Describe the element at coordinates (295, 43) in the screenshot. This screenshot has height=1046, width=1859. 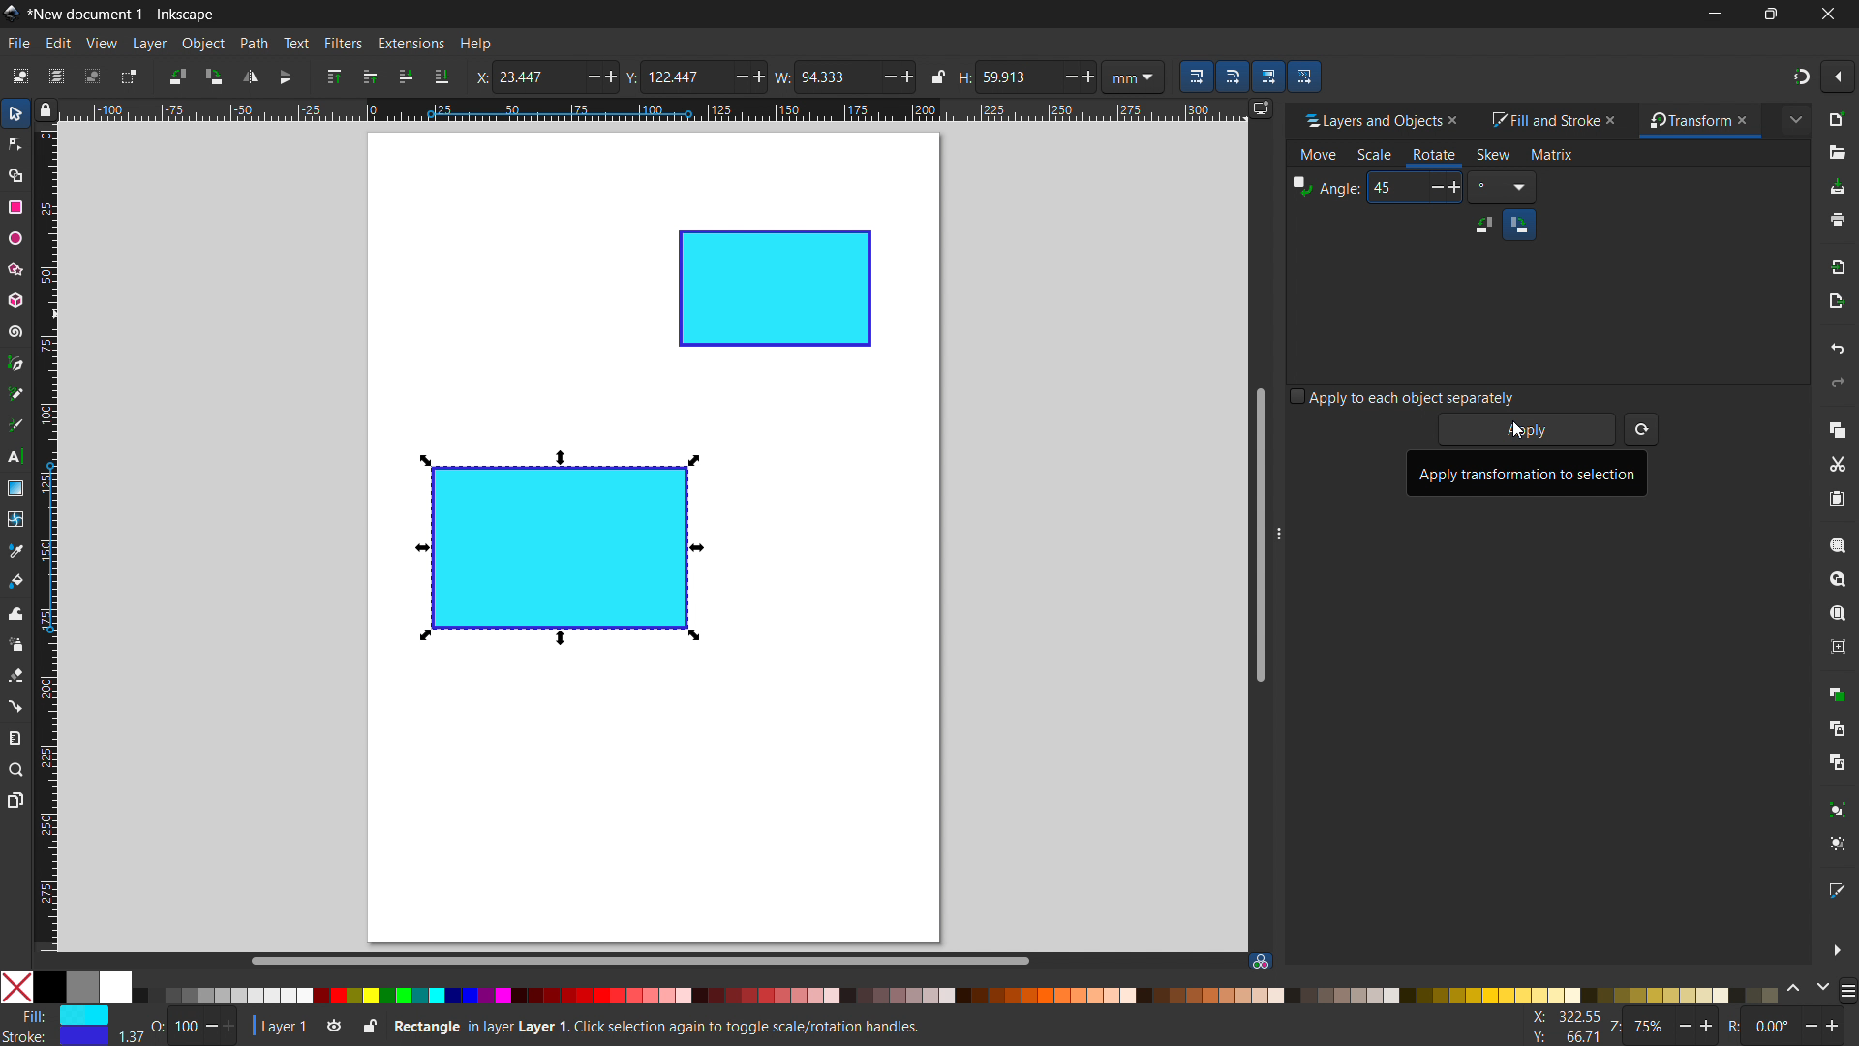
I see `text` at that location.